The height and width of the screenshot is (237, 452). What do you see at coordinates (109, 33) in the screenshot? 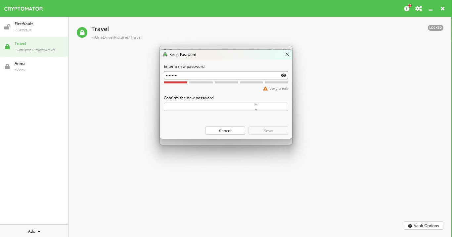
I see `Vault` at bounding box center [109, 33].